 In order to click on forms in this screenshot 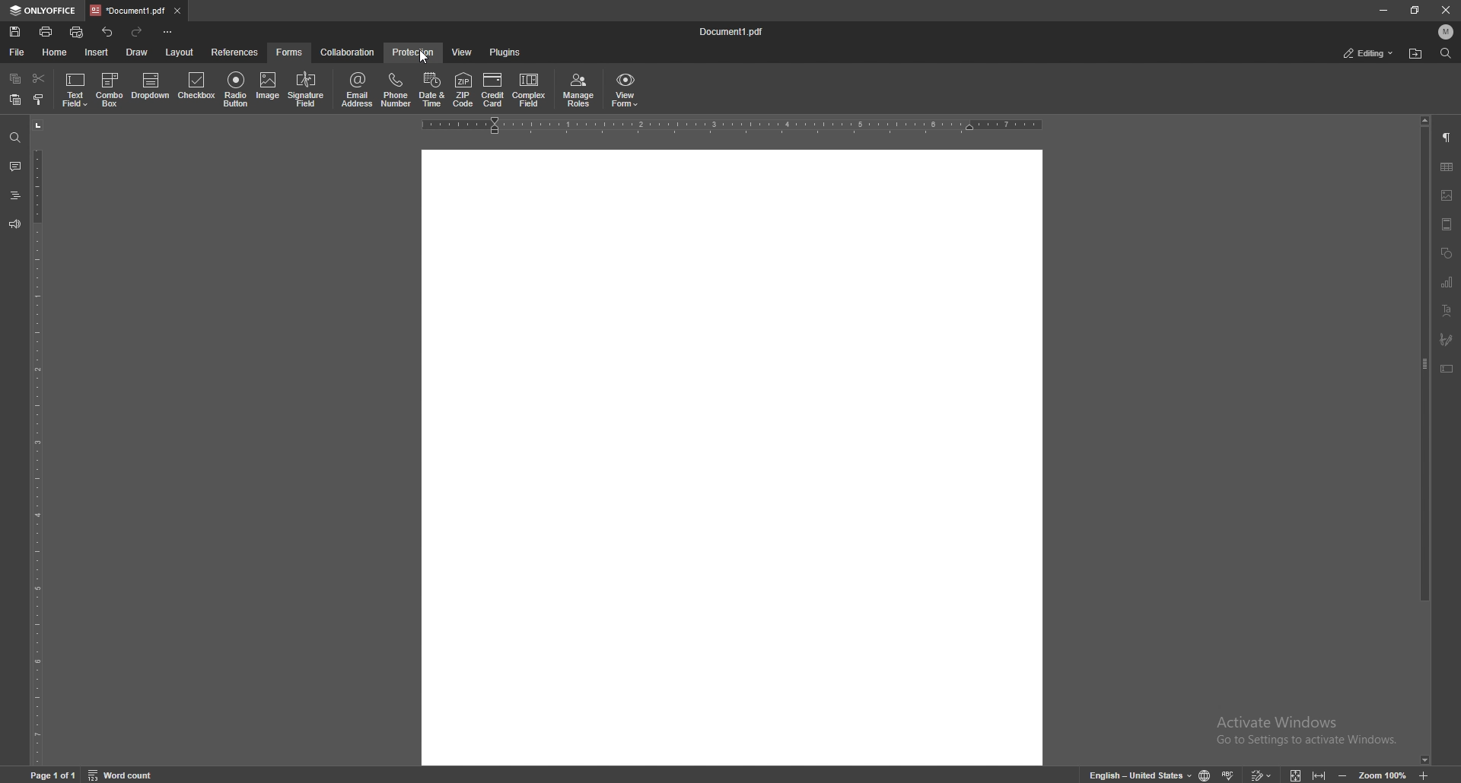, I will do `click(291, 52)`.